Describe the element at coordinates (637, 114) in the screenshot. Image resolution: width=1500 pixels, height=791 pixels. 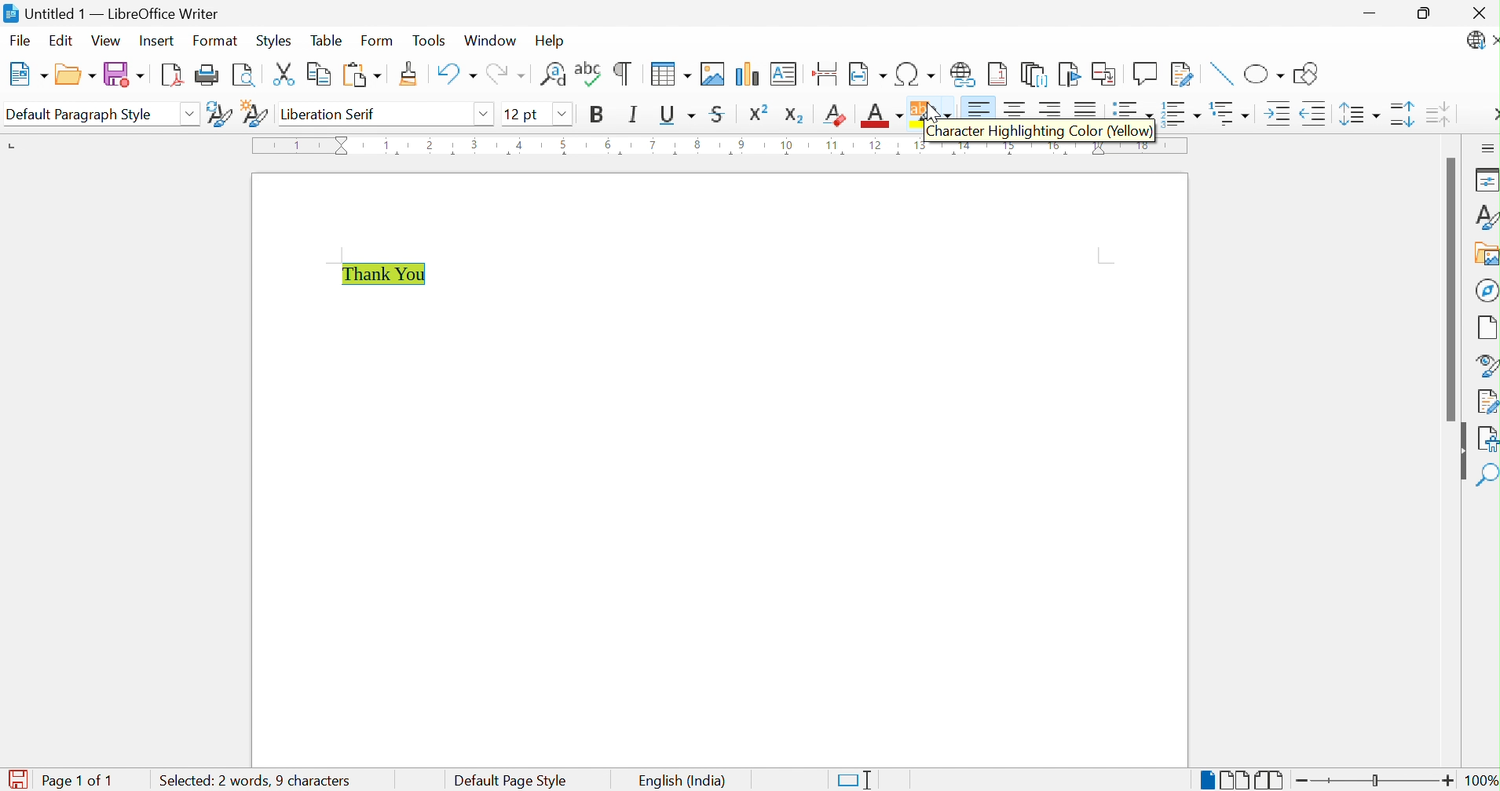
I see `Italic` at that location.